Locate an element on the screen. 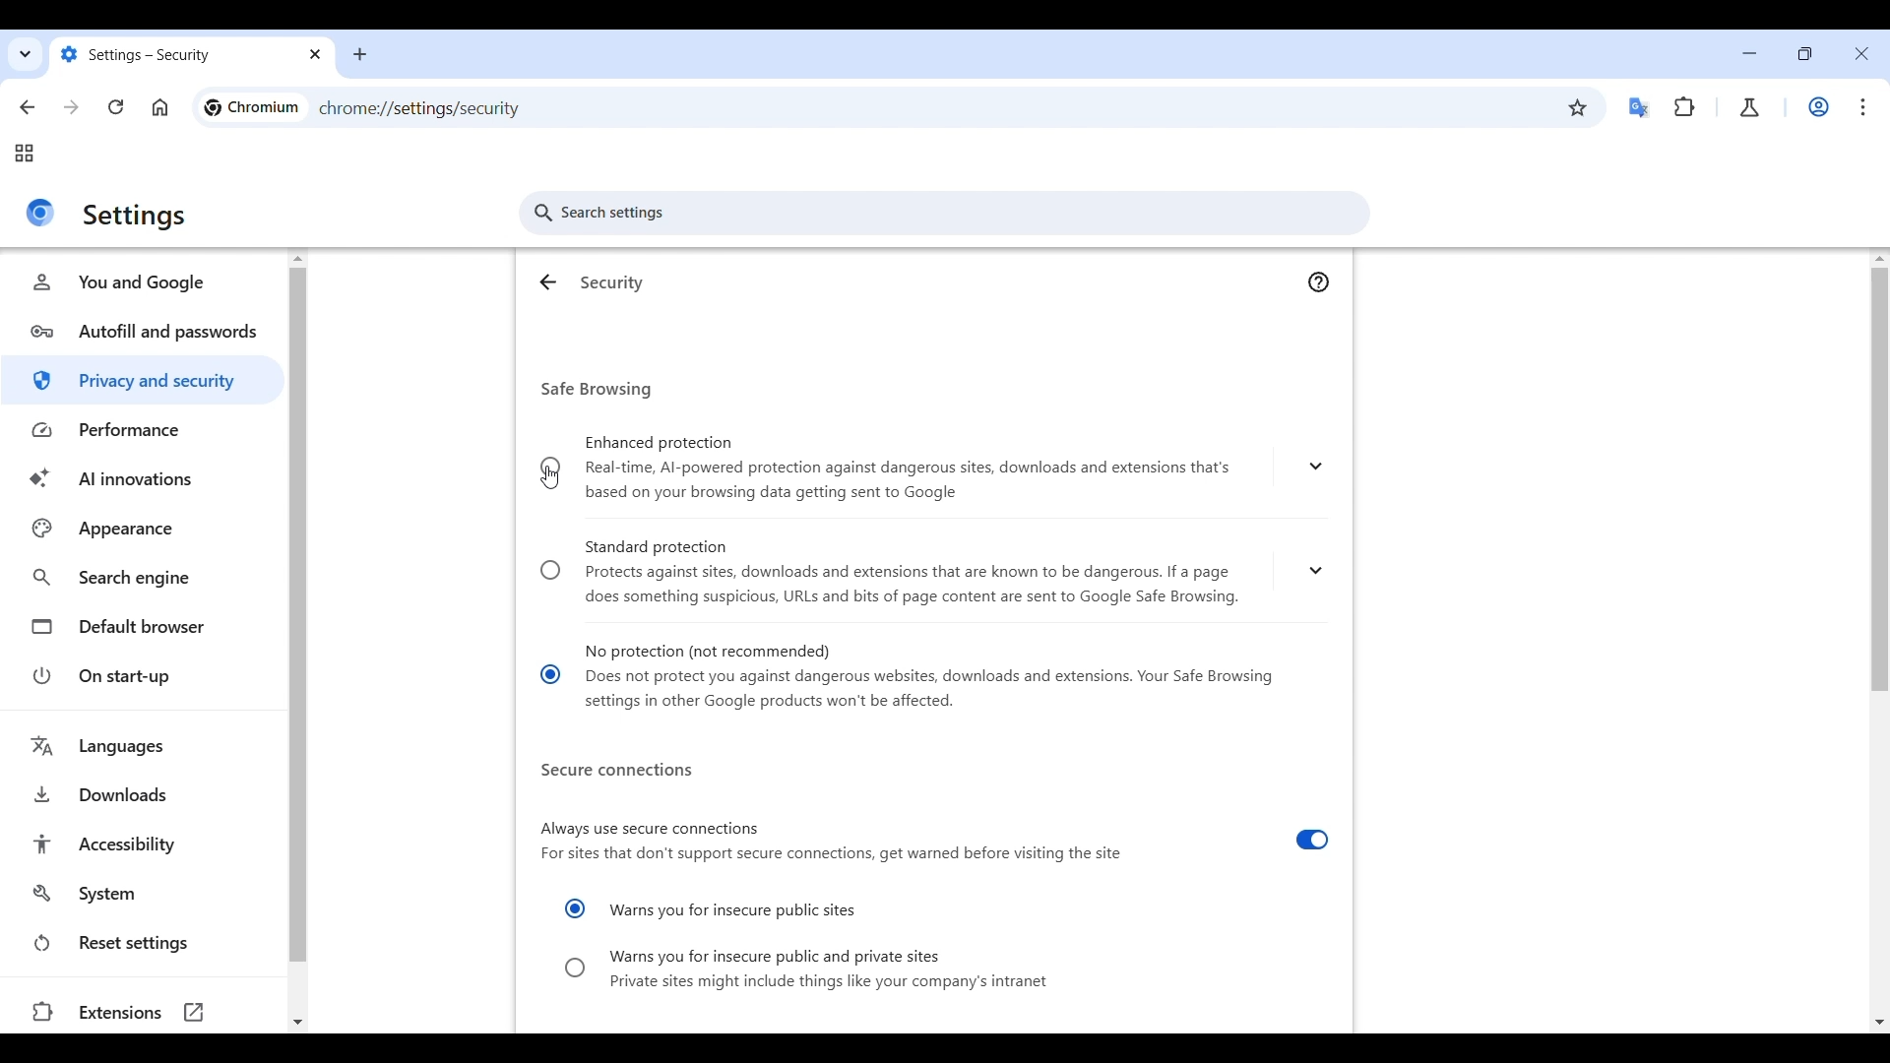  chromium is located at coordinates (251, 107).